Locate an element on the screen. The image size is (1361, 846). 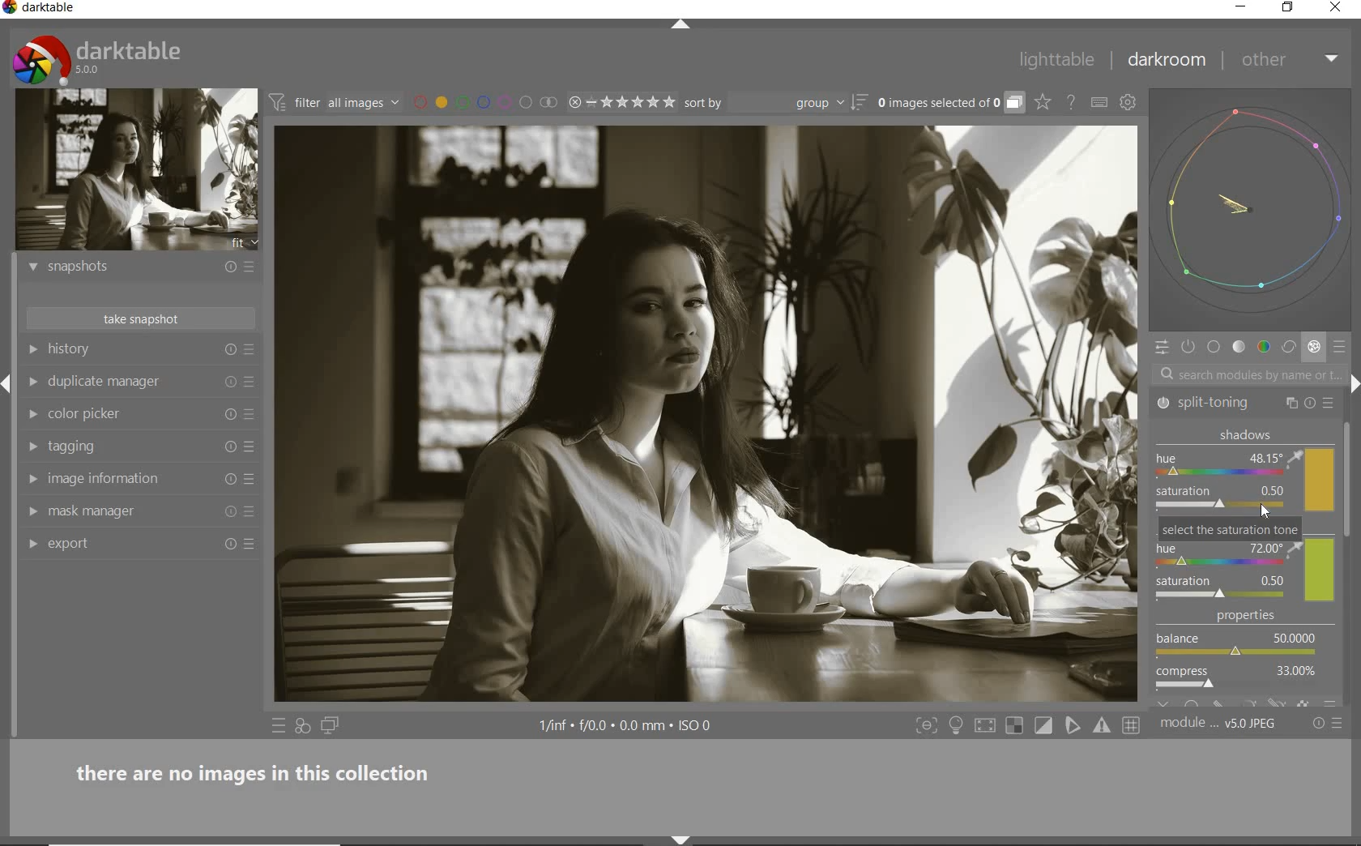
show module is located at coordinates (31, 267).